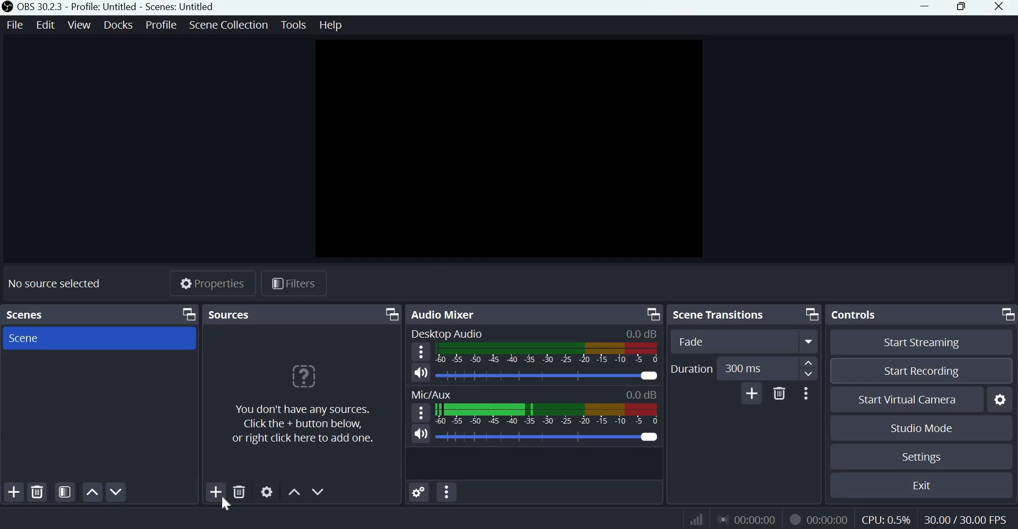 Image resolution: width=1018 pixels, height=529 pixels. I want to click on Start virtual camera, so click(915, 398).